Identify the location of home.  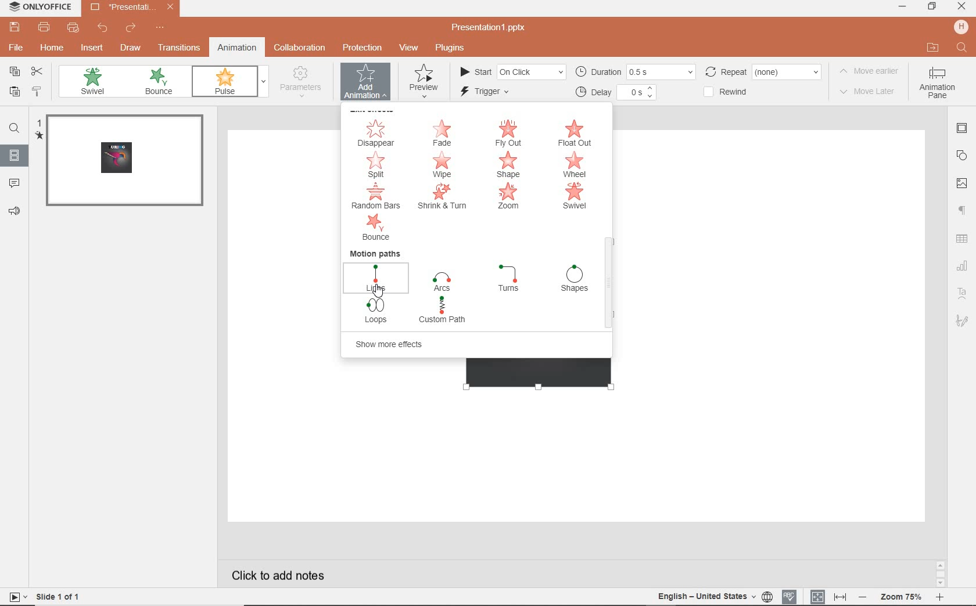
(51, 47).